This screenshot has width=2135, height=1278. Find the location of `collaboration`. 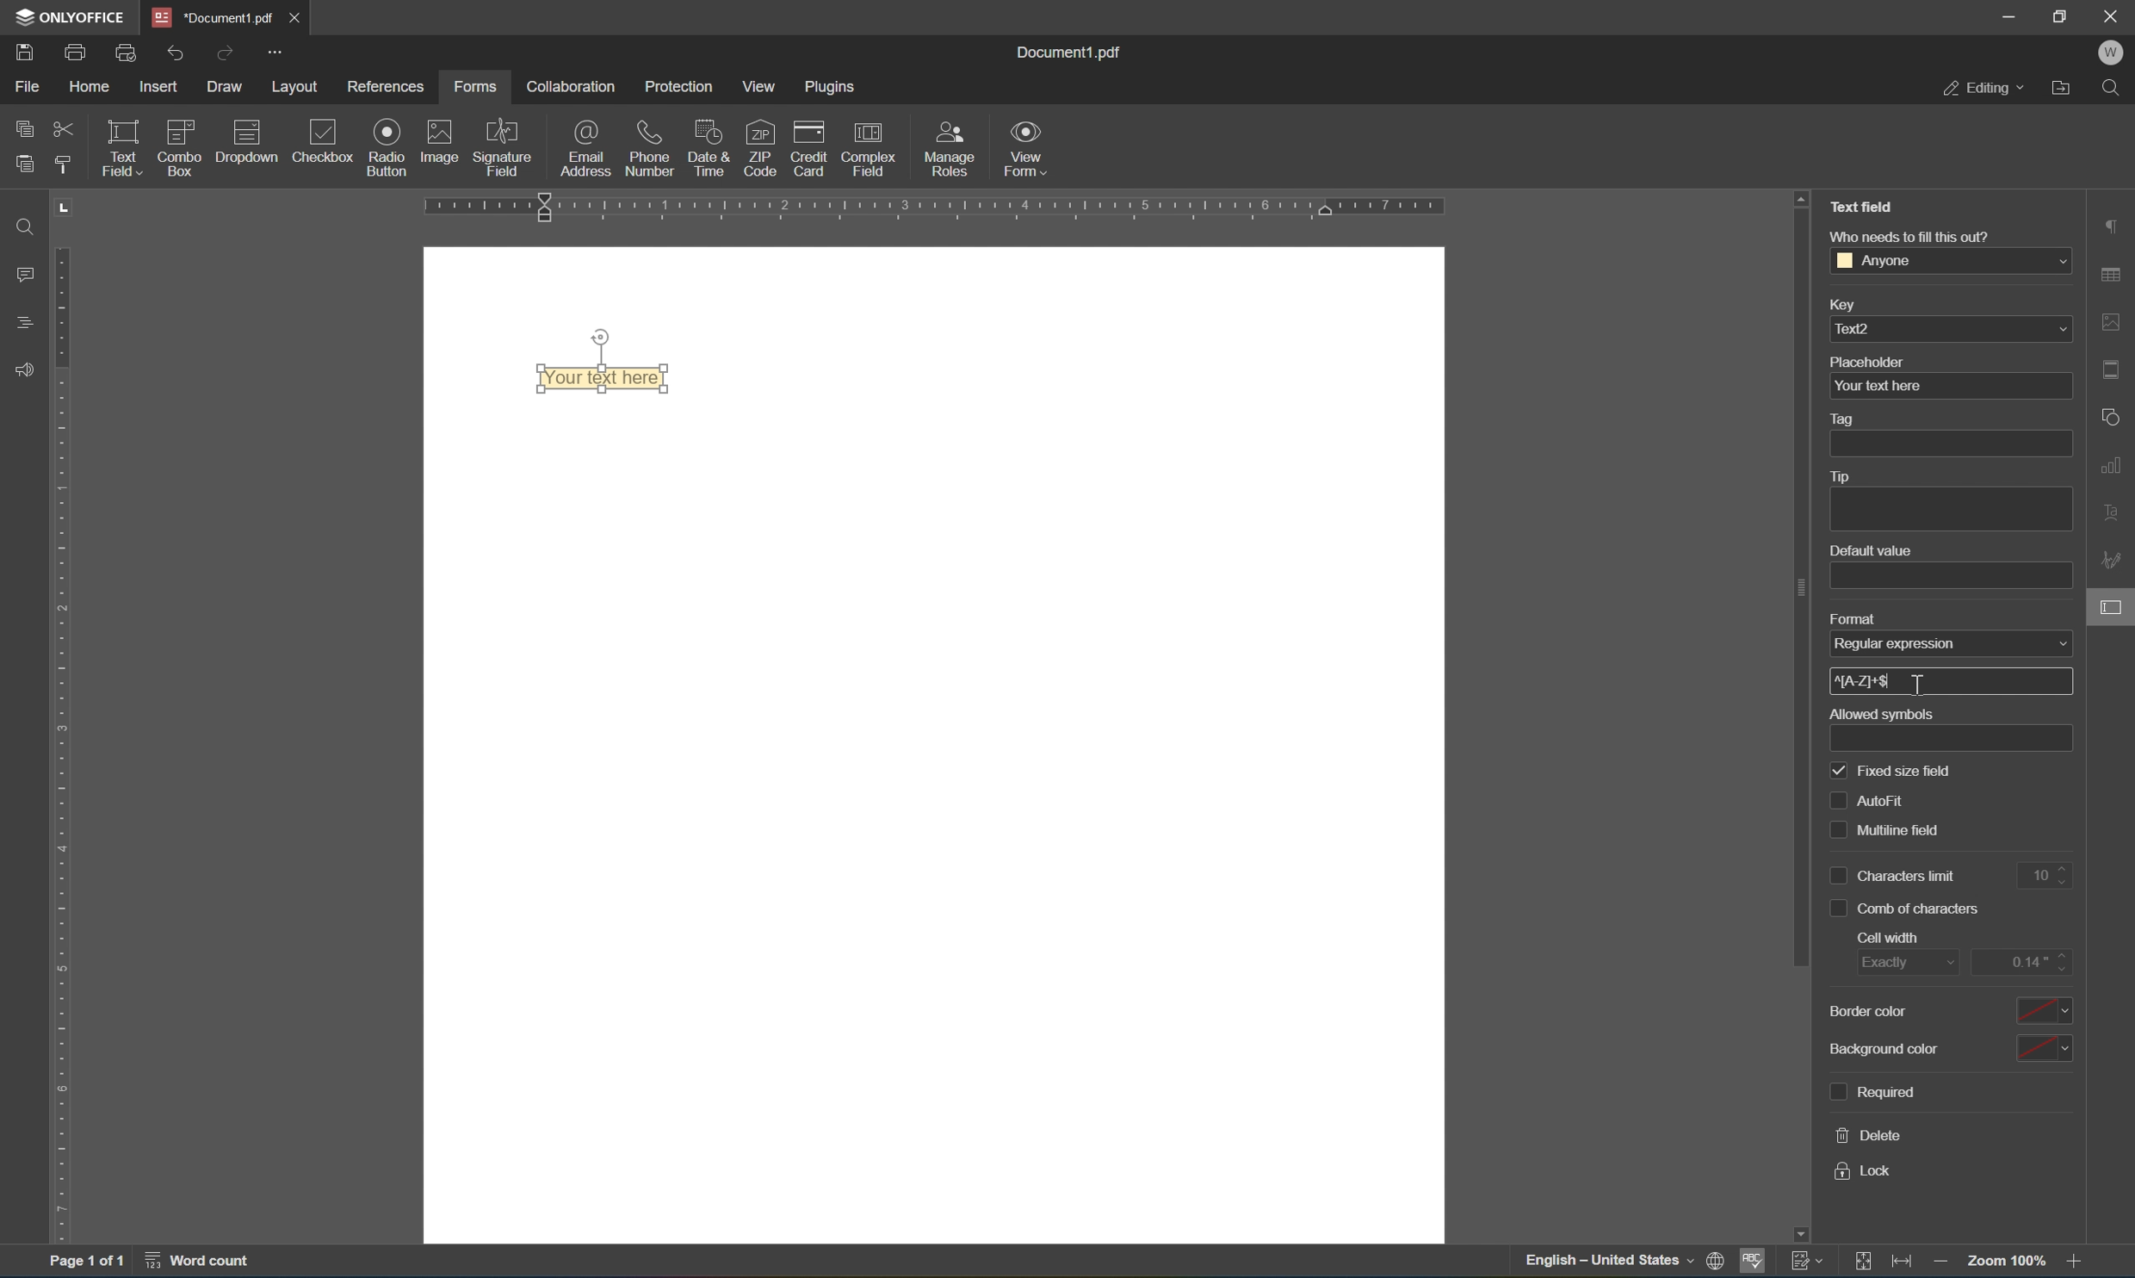

collaboration is located at coordinates (574, 88).